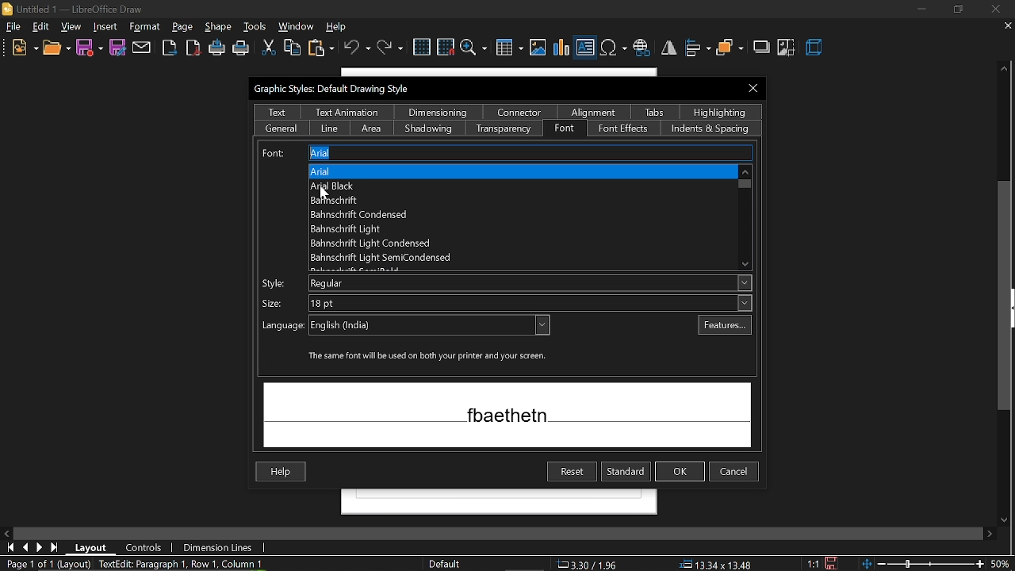 The width and height of the screenshot is (1015, 571). I want to click on shadow, so click(762, 48).